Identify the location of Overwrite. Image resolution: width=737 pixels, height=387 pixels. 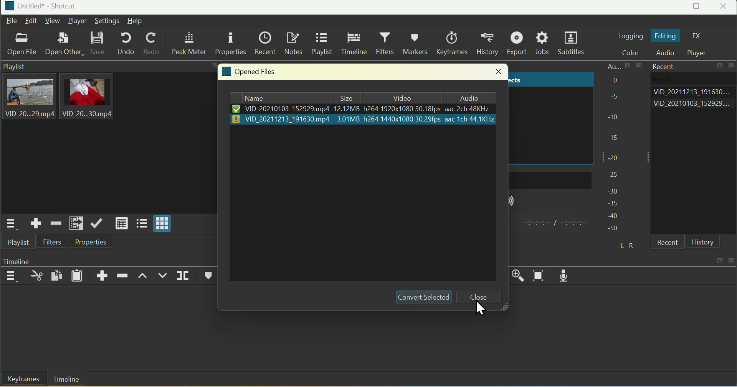
(163, 277).